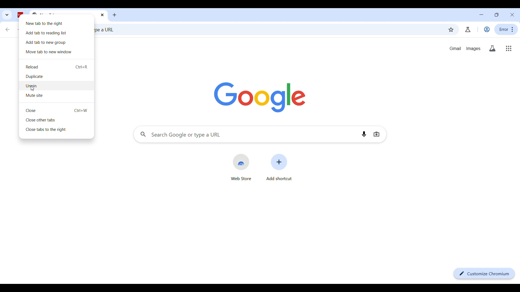  What do you see at coordinates (57, 110) in the screenshot?
I see `Close tab` at bounding box center [57, 110].